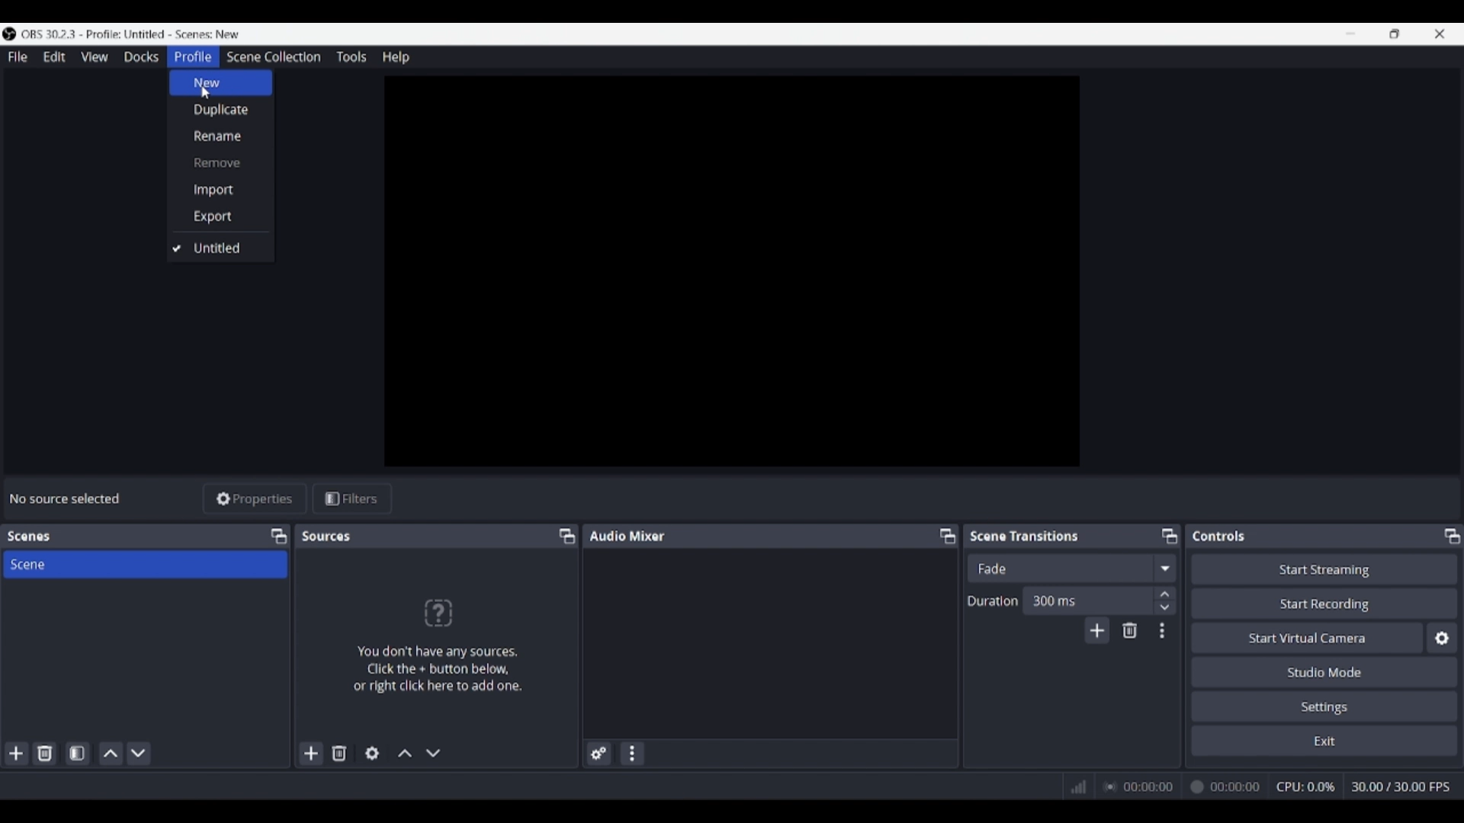  Describe the element at coordinates (1096, 630) in the screenshot. I see `Add transition` at that location.